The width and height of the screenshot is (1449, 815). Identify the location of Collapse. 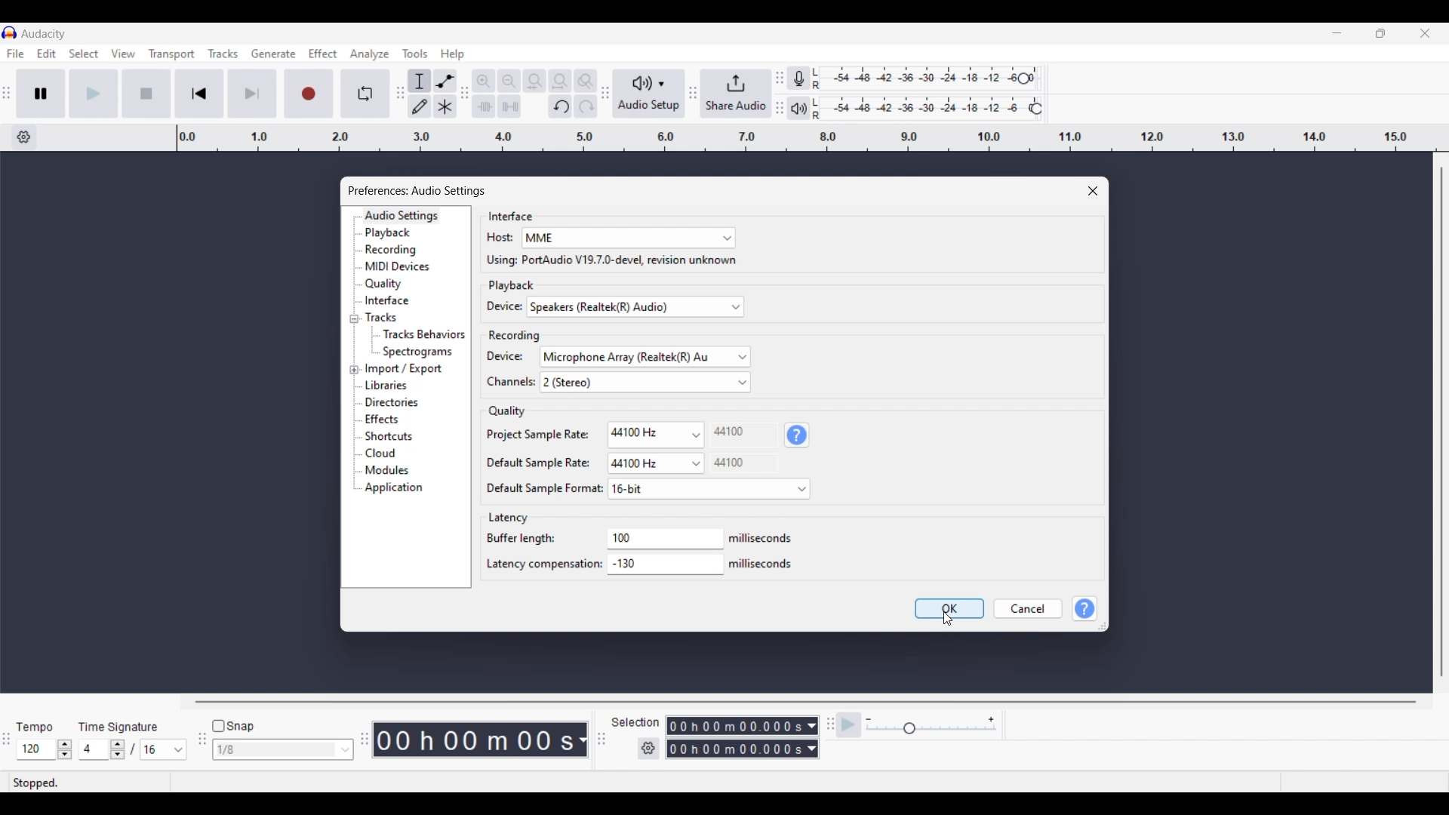
(354, 319).